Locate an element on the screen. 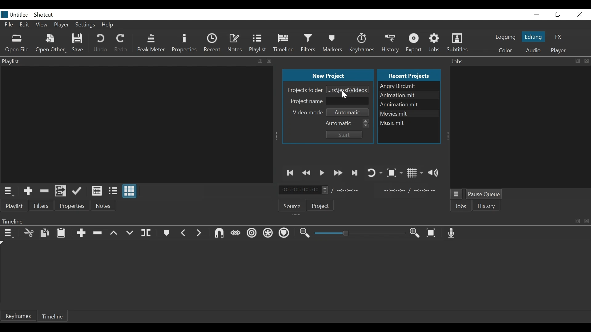 This screenshot has height=332, width=591. Zoom Timeline to fit is located at coordinates (432, 233).